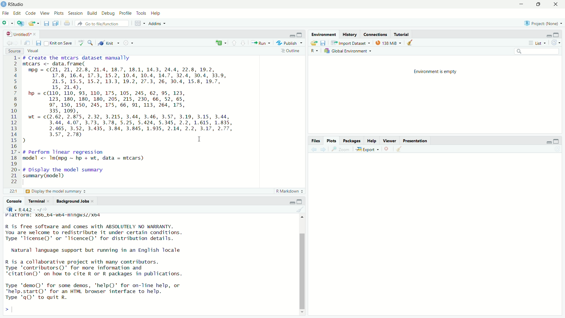  What do you see at coordinates (323, 35) in the screenshot?
I see `Environment` at bounding box center [323, 35].